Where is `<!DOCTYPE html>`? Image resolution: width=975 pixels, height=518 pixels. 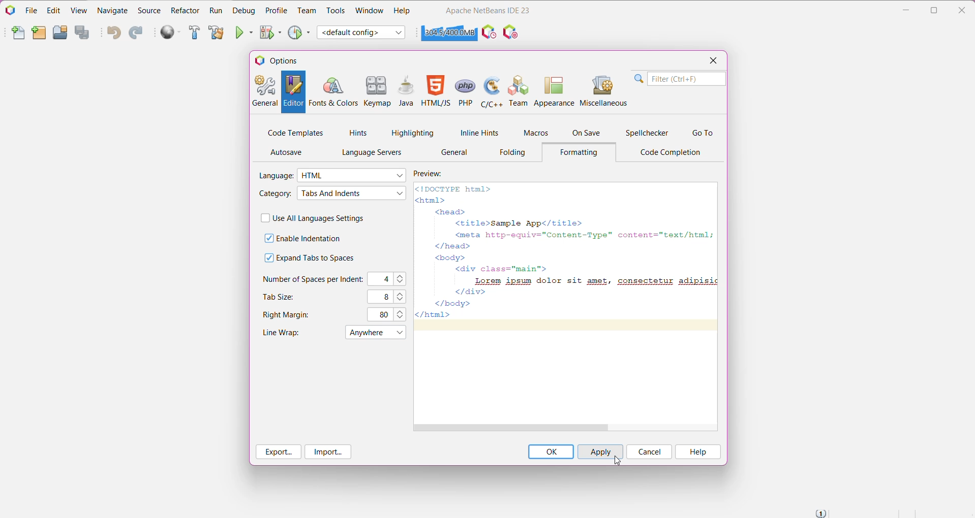
<!DOCTYPE html> is located at coordinates (453, 189).